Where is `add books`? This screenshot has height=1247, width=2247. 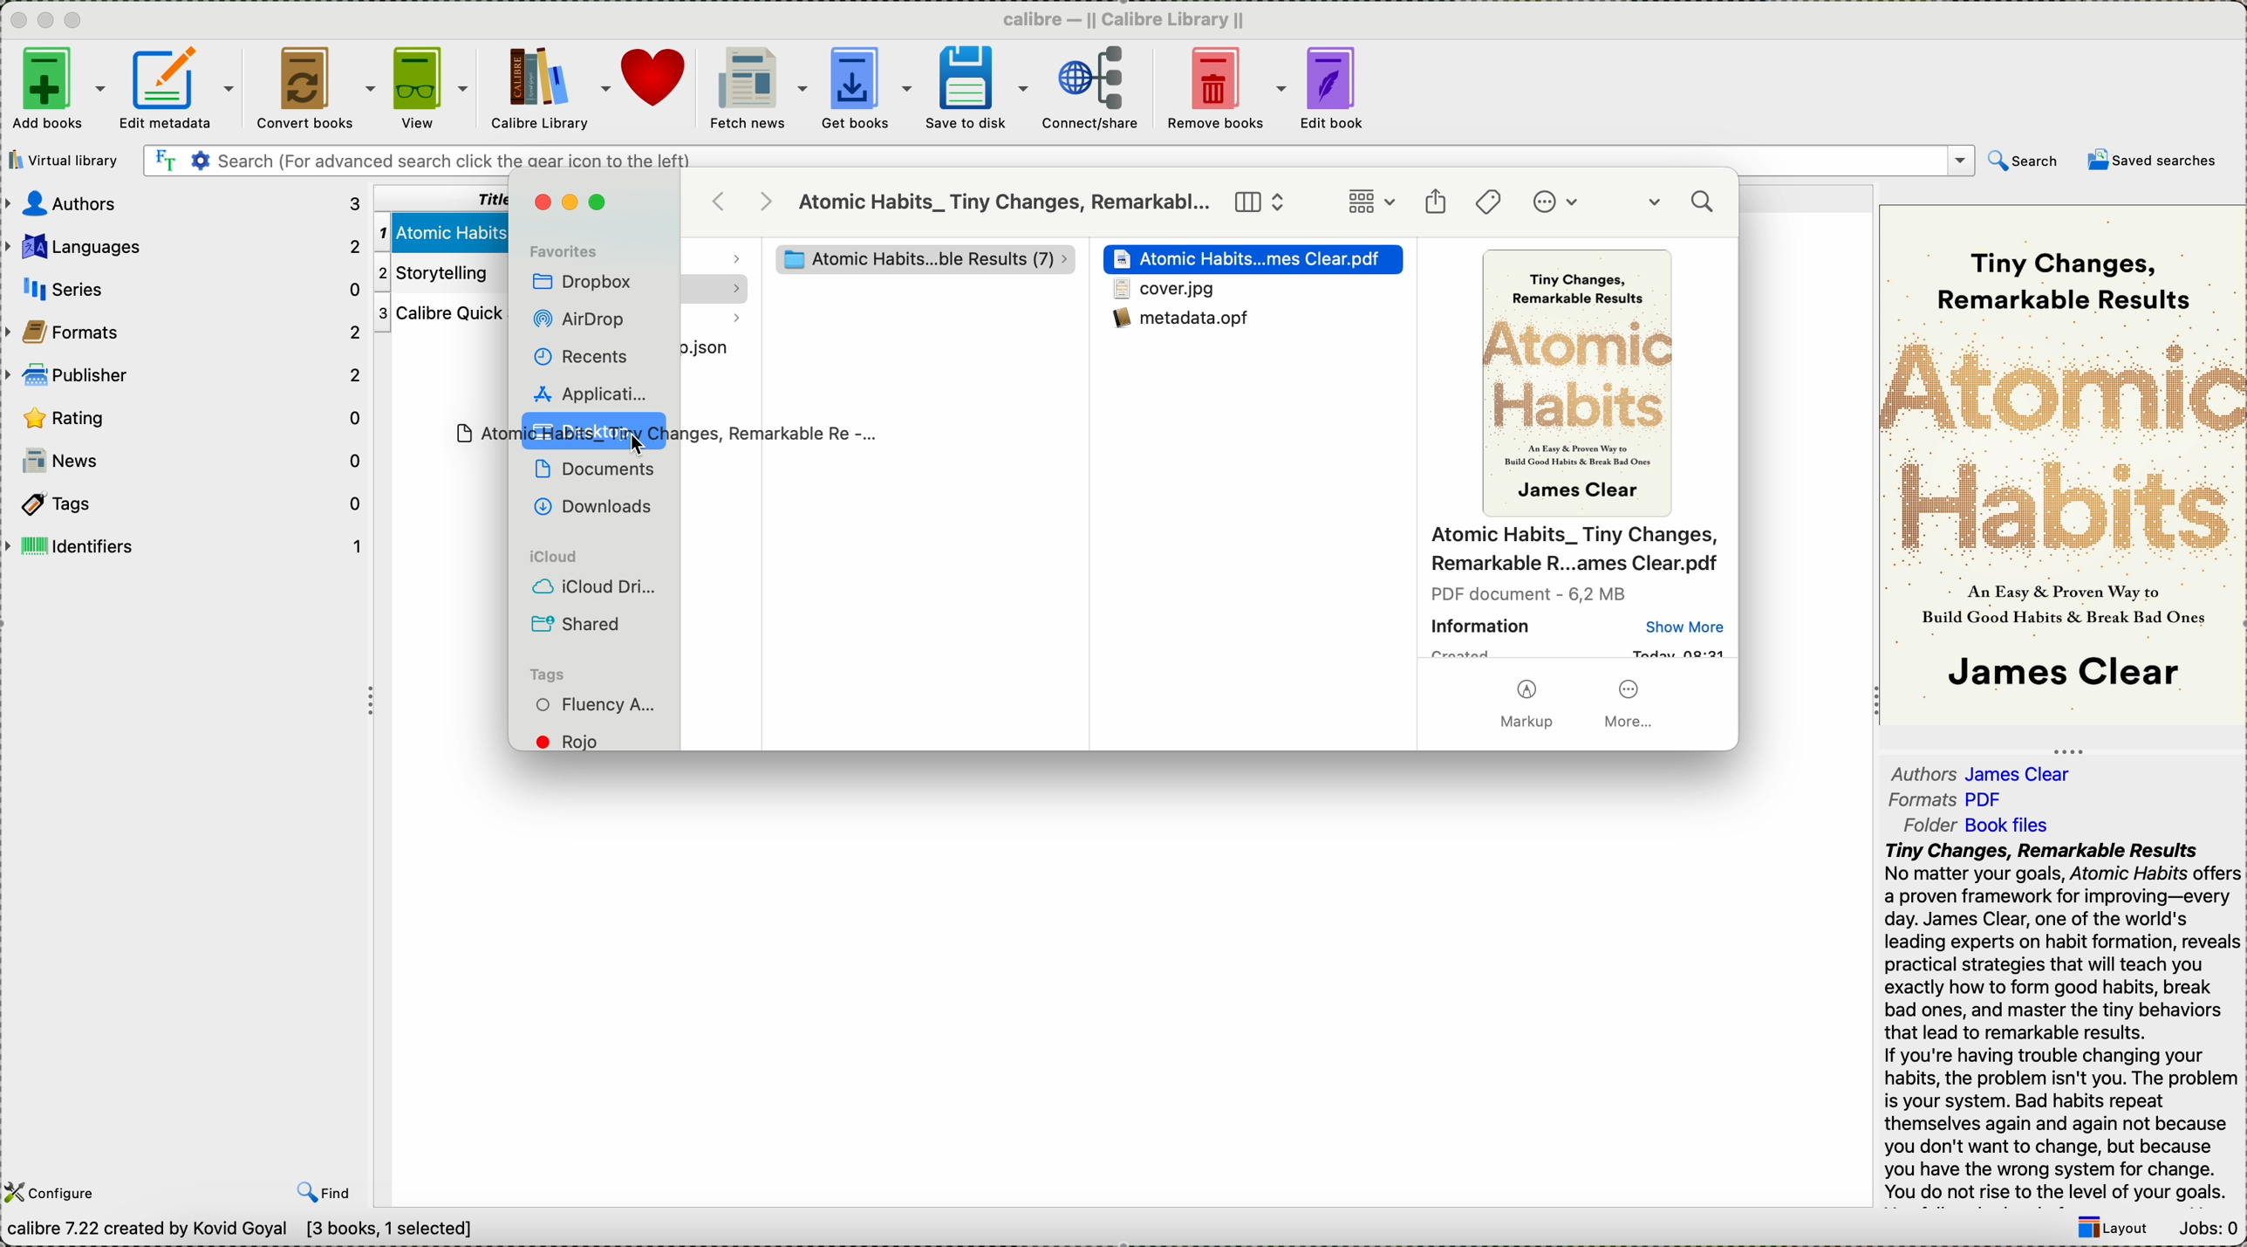
add books is located at coordinates (56, 91).